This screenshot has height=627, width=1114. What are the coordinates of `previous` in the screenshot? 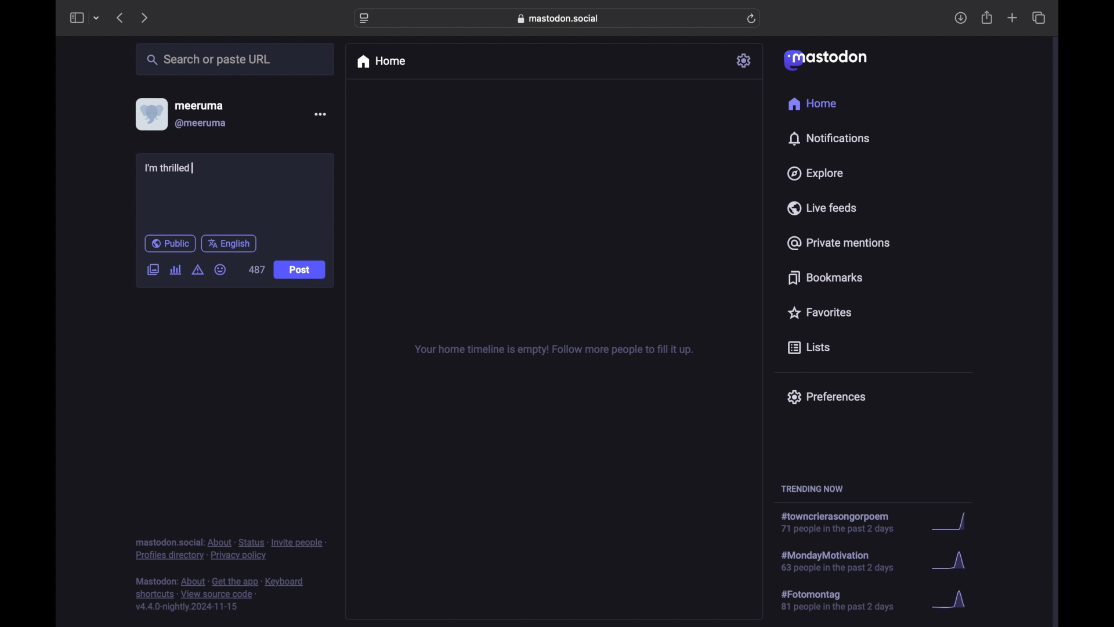 It's located at (120, 17).